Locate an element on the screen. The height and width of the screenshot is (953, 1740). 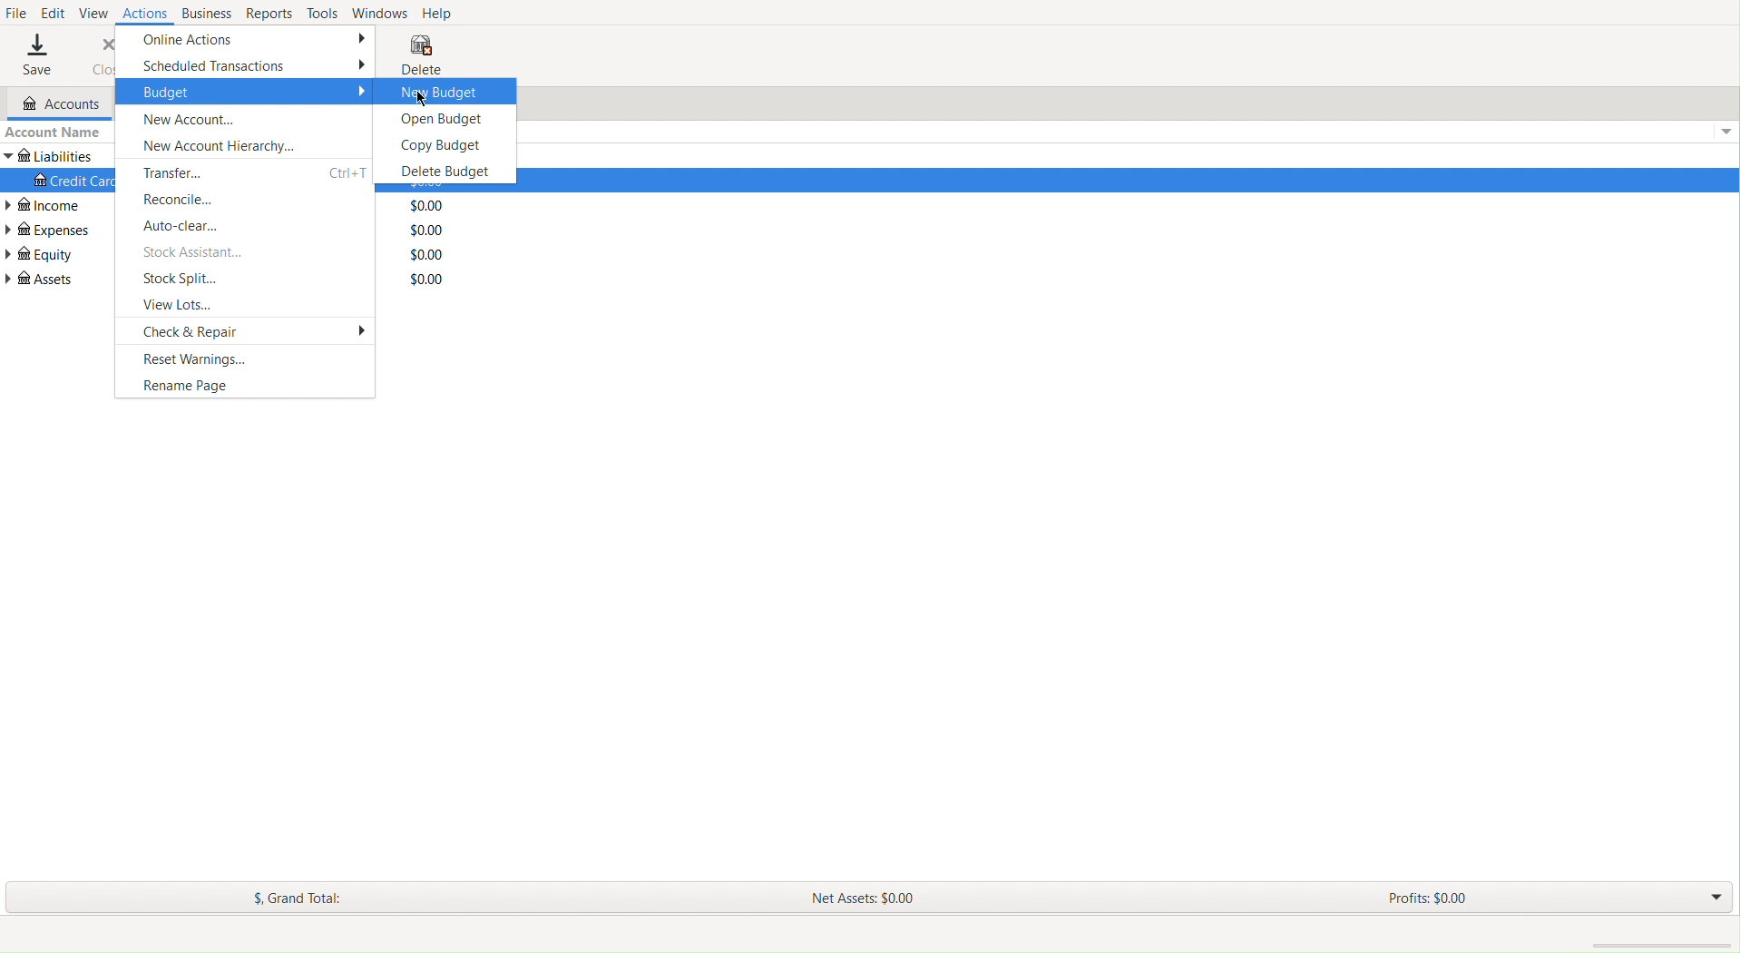
Delete is located at coordinates (420, 53).